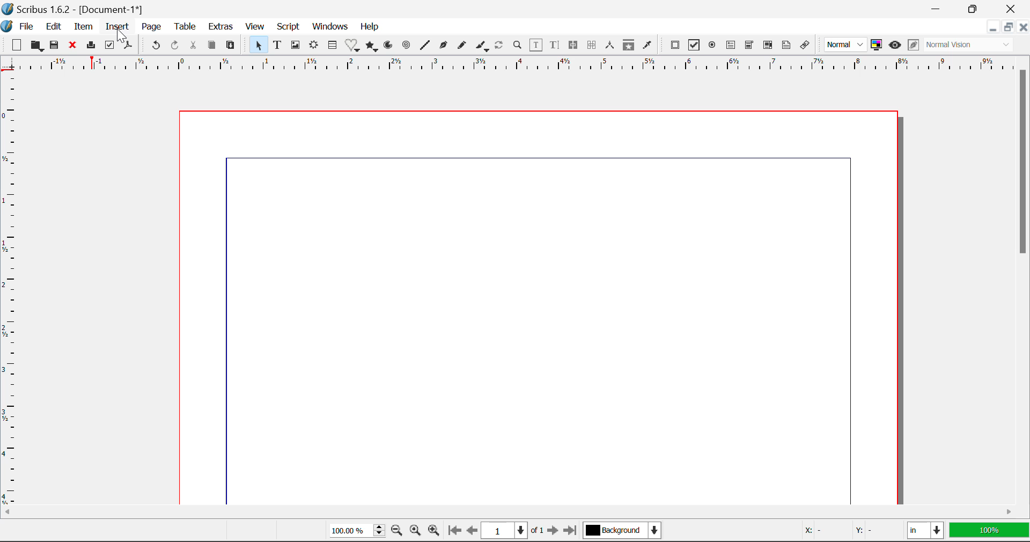  What do you see at coordinates (93, 46) in the screenshot?
I see `Print` at bounding box center [93, 46].